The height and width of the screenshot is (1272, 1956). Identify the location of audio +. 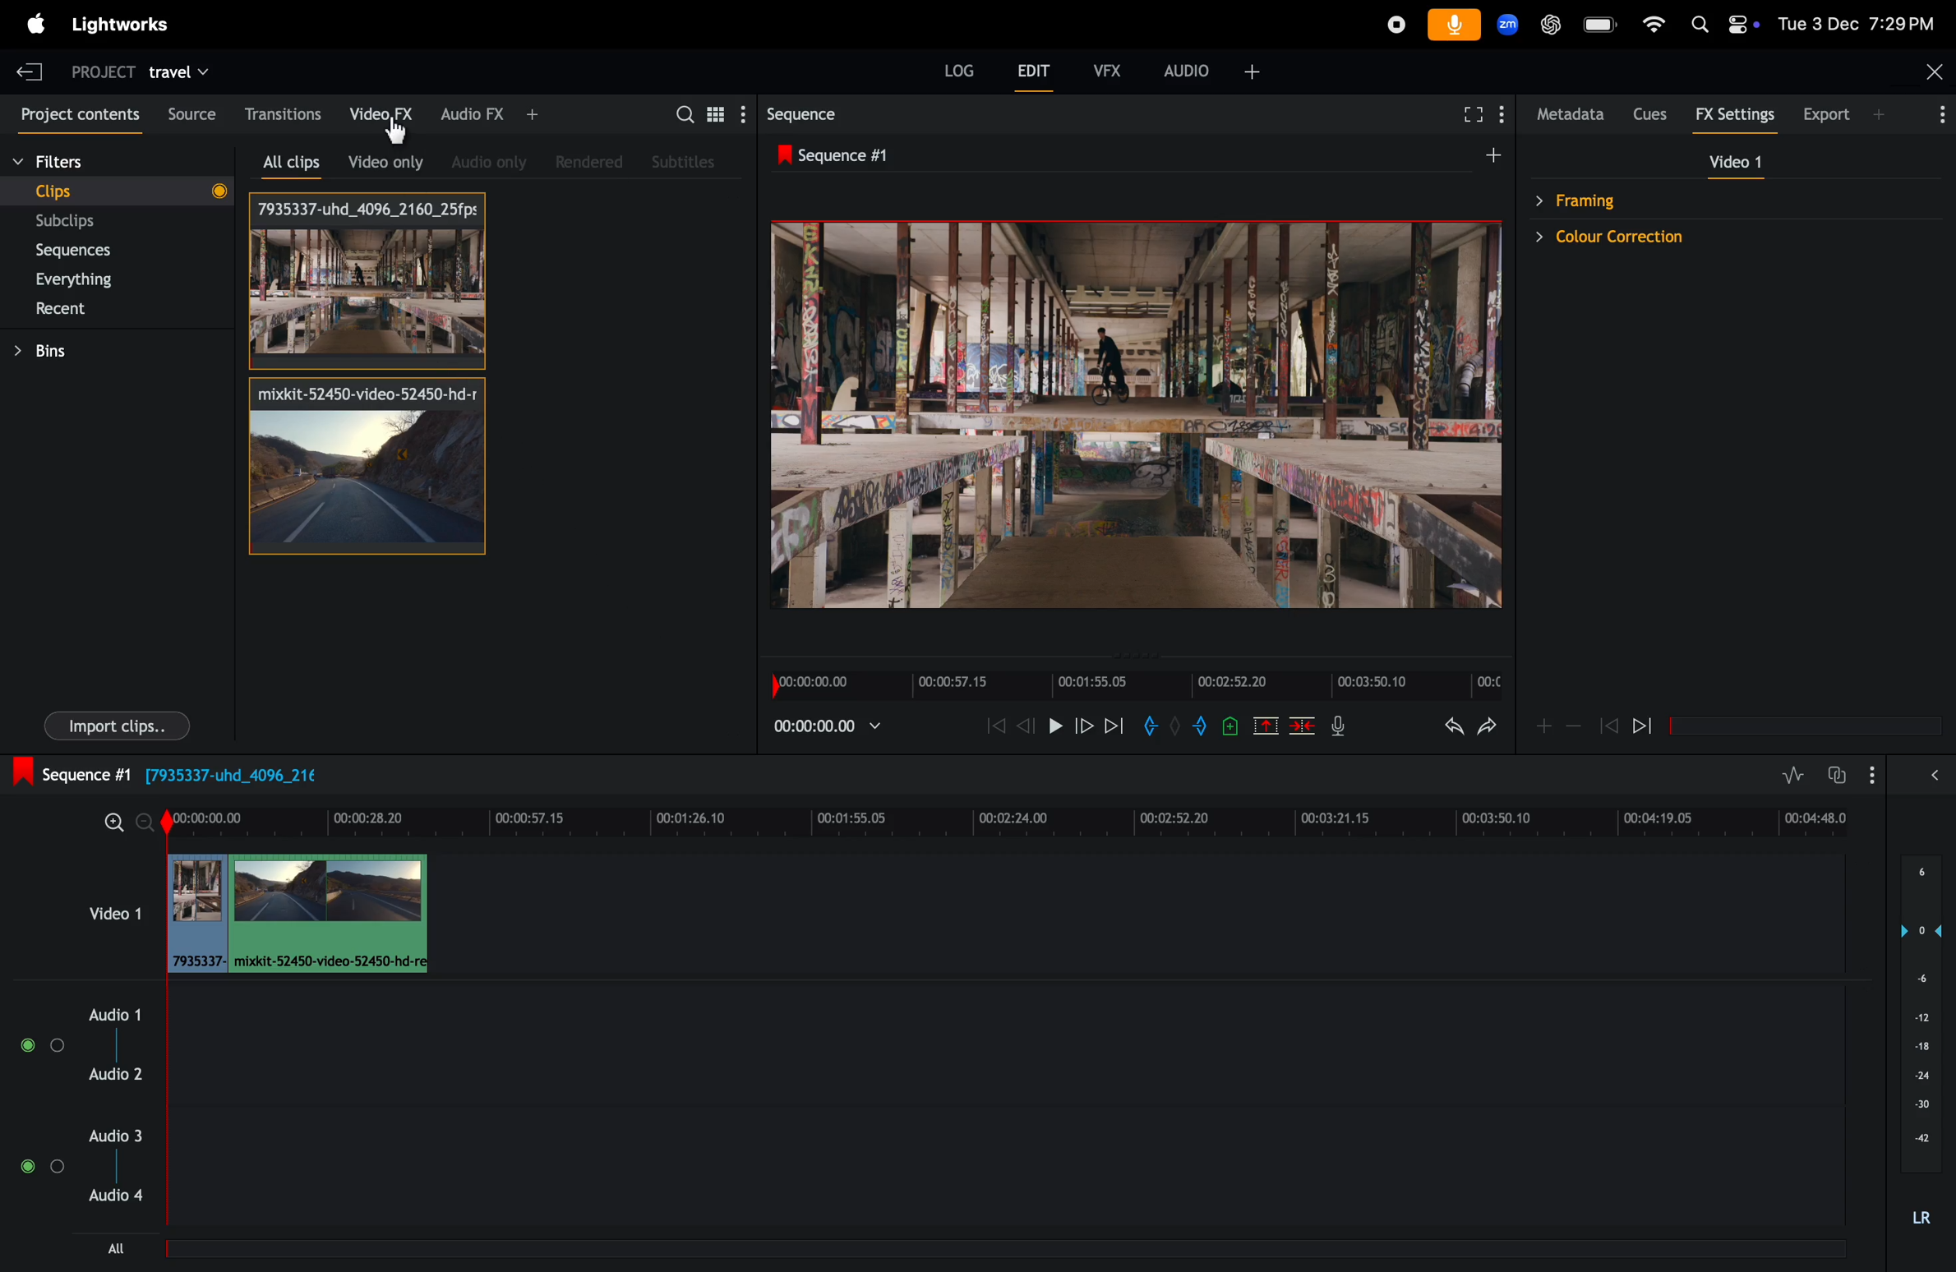
(1207, 70).